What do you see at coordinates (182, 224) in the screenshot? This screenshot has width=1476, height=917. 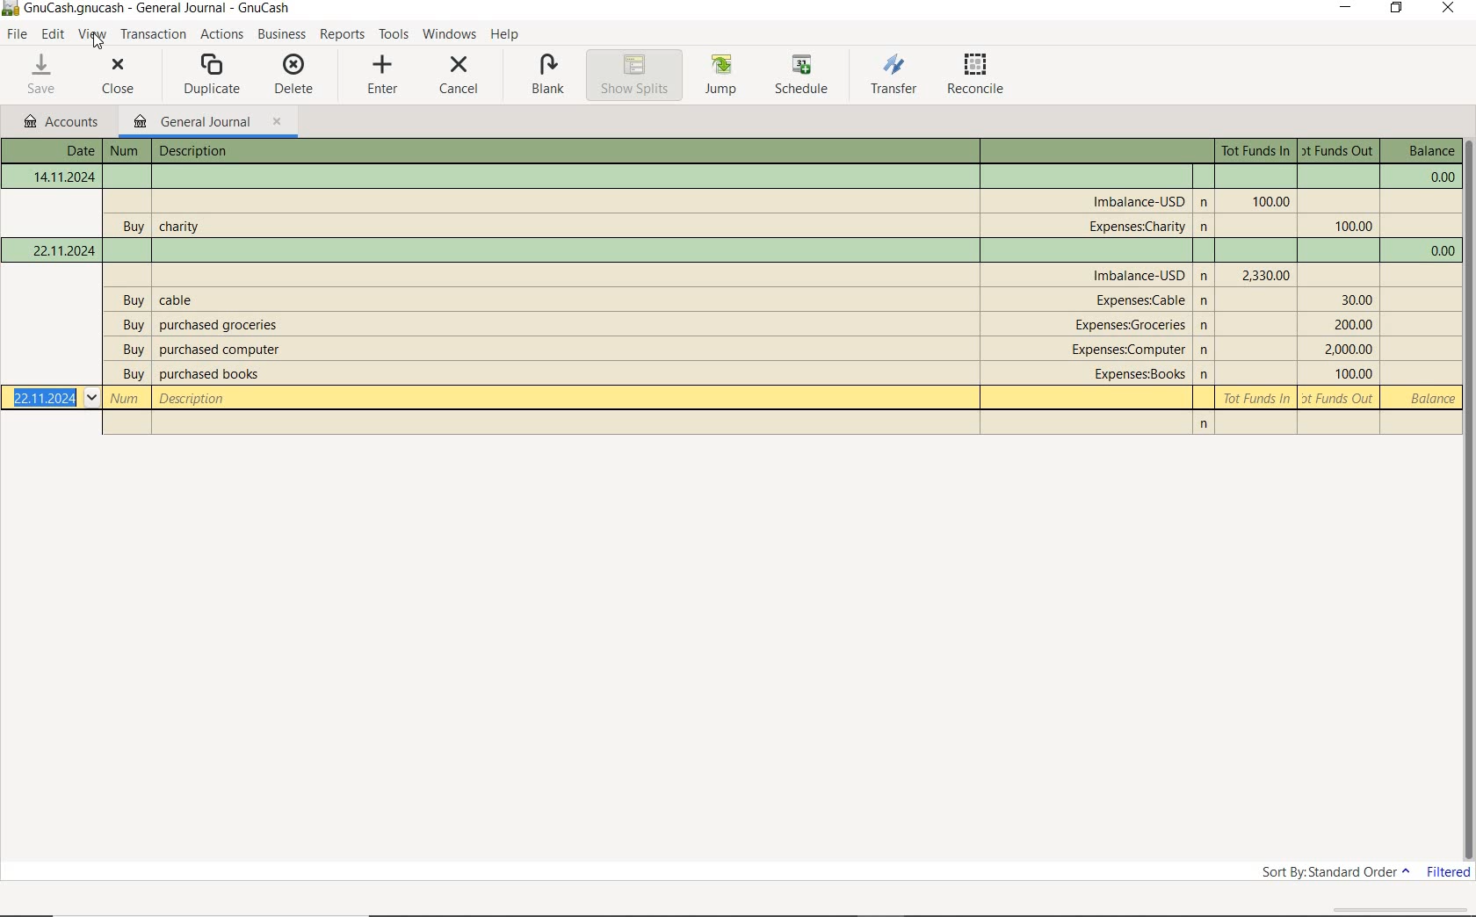 I see `description` at bounding box center [182, 224].